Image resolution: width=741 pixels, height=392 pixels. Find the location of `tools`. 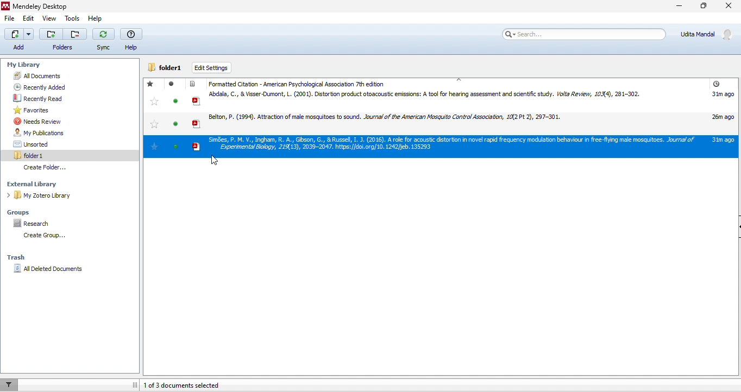

tools is located at coordinates (71, 18).